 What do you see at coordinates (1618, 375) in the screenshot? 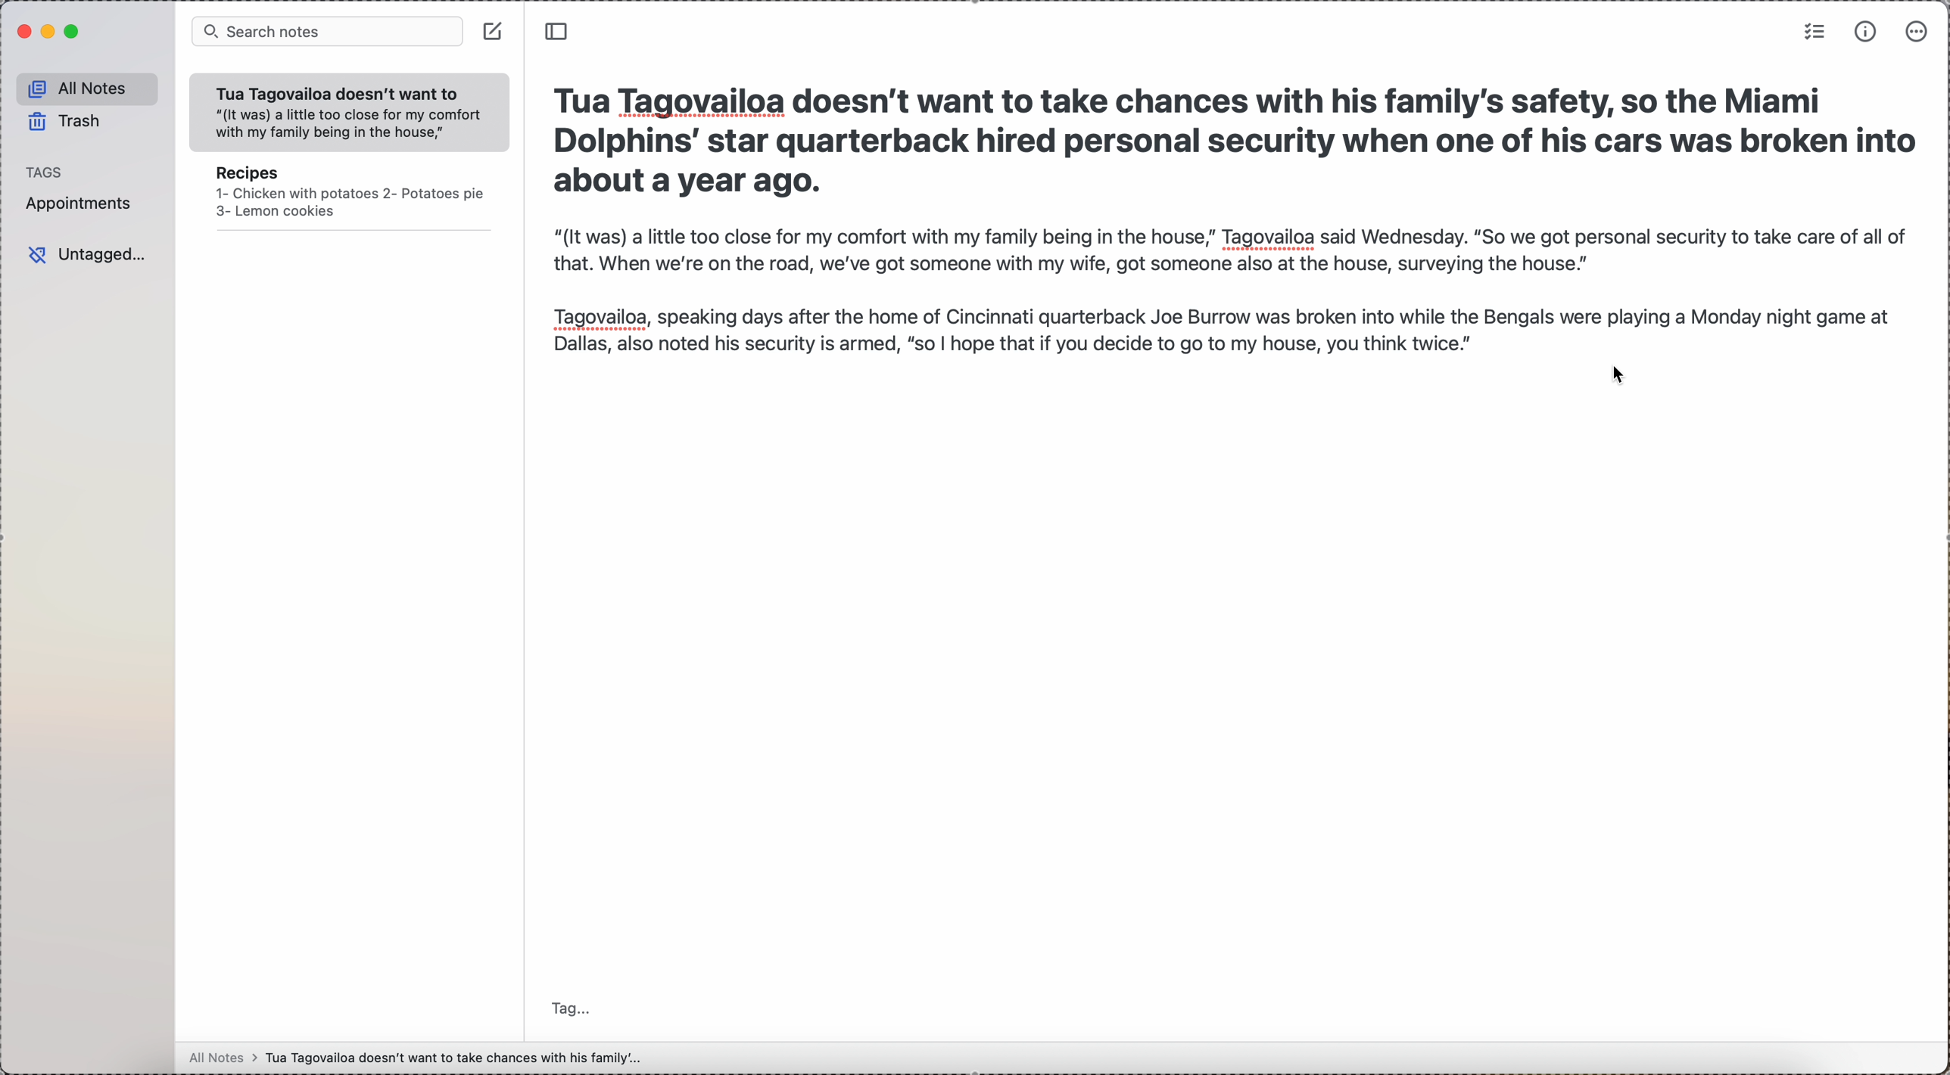
I see `cursor` at bounding box center [1618, 375].